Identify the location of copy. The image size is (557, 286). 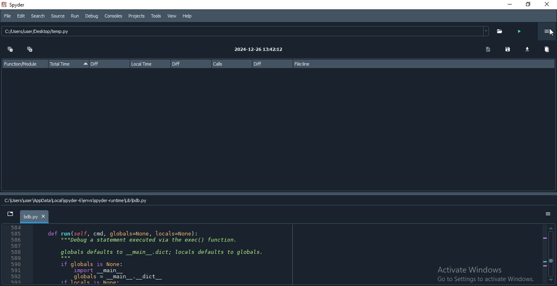
(486, 49).